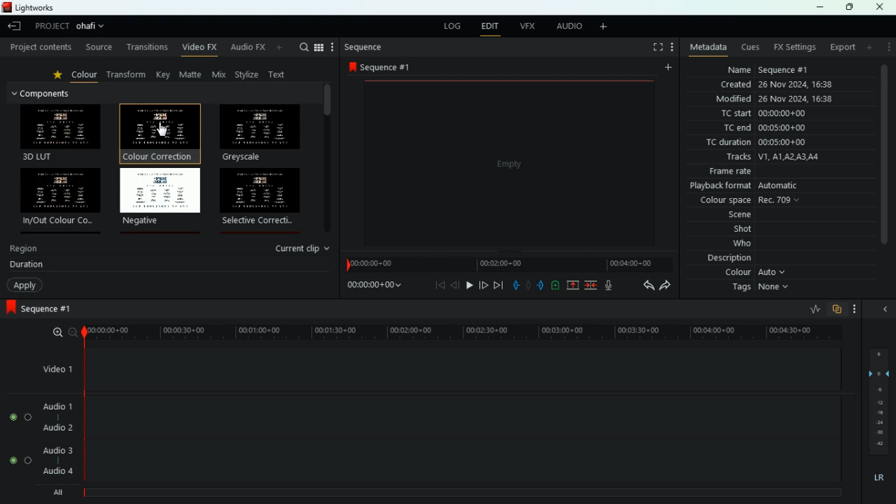 Image resolution: width=896 pixels, height=504 pixels. I want to click on tc start, so click(776, 114).